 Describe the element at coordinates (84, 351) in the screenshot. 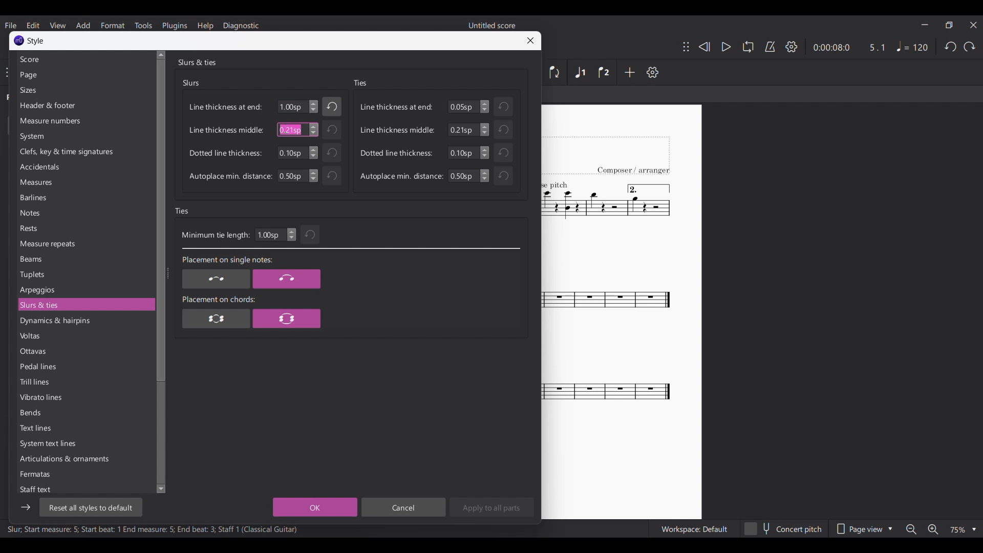

I see `Ottavas` at that location.